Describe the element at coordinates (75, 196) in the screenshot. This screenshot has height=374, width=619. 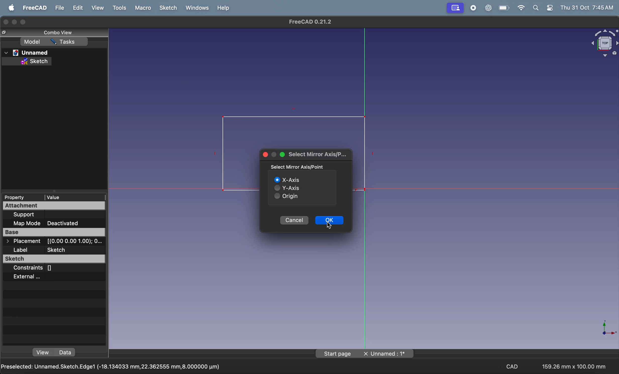
I see `value` at that location.